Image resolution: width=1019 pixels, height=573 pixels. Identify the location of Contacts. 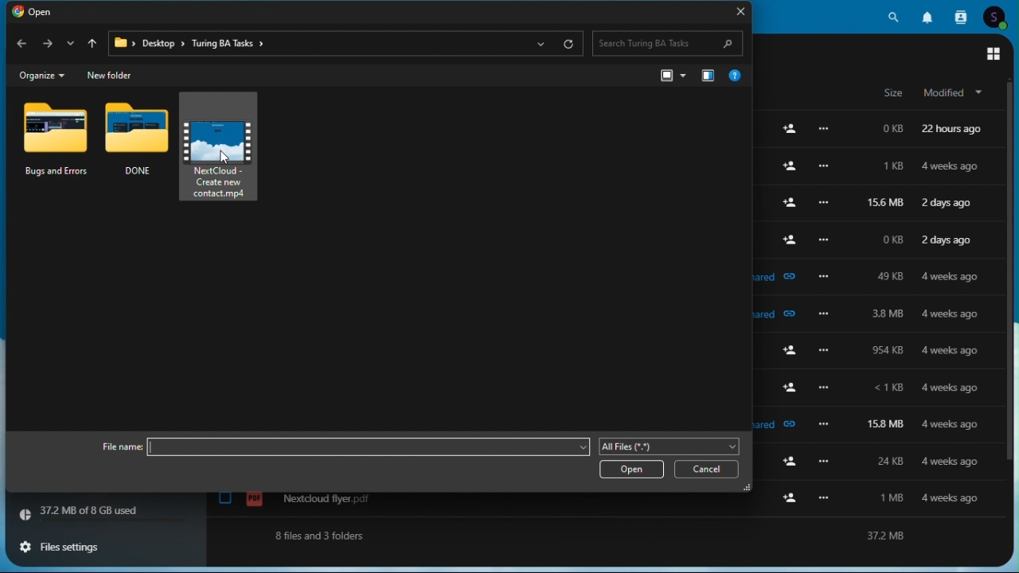
(959, 16).